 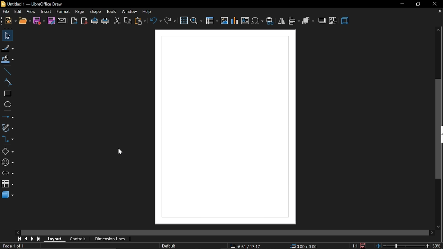 What do you see at coordinates (170, 246) in the screenshot?
I see `Defaul - page style` at bounding box center [170, 246].